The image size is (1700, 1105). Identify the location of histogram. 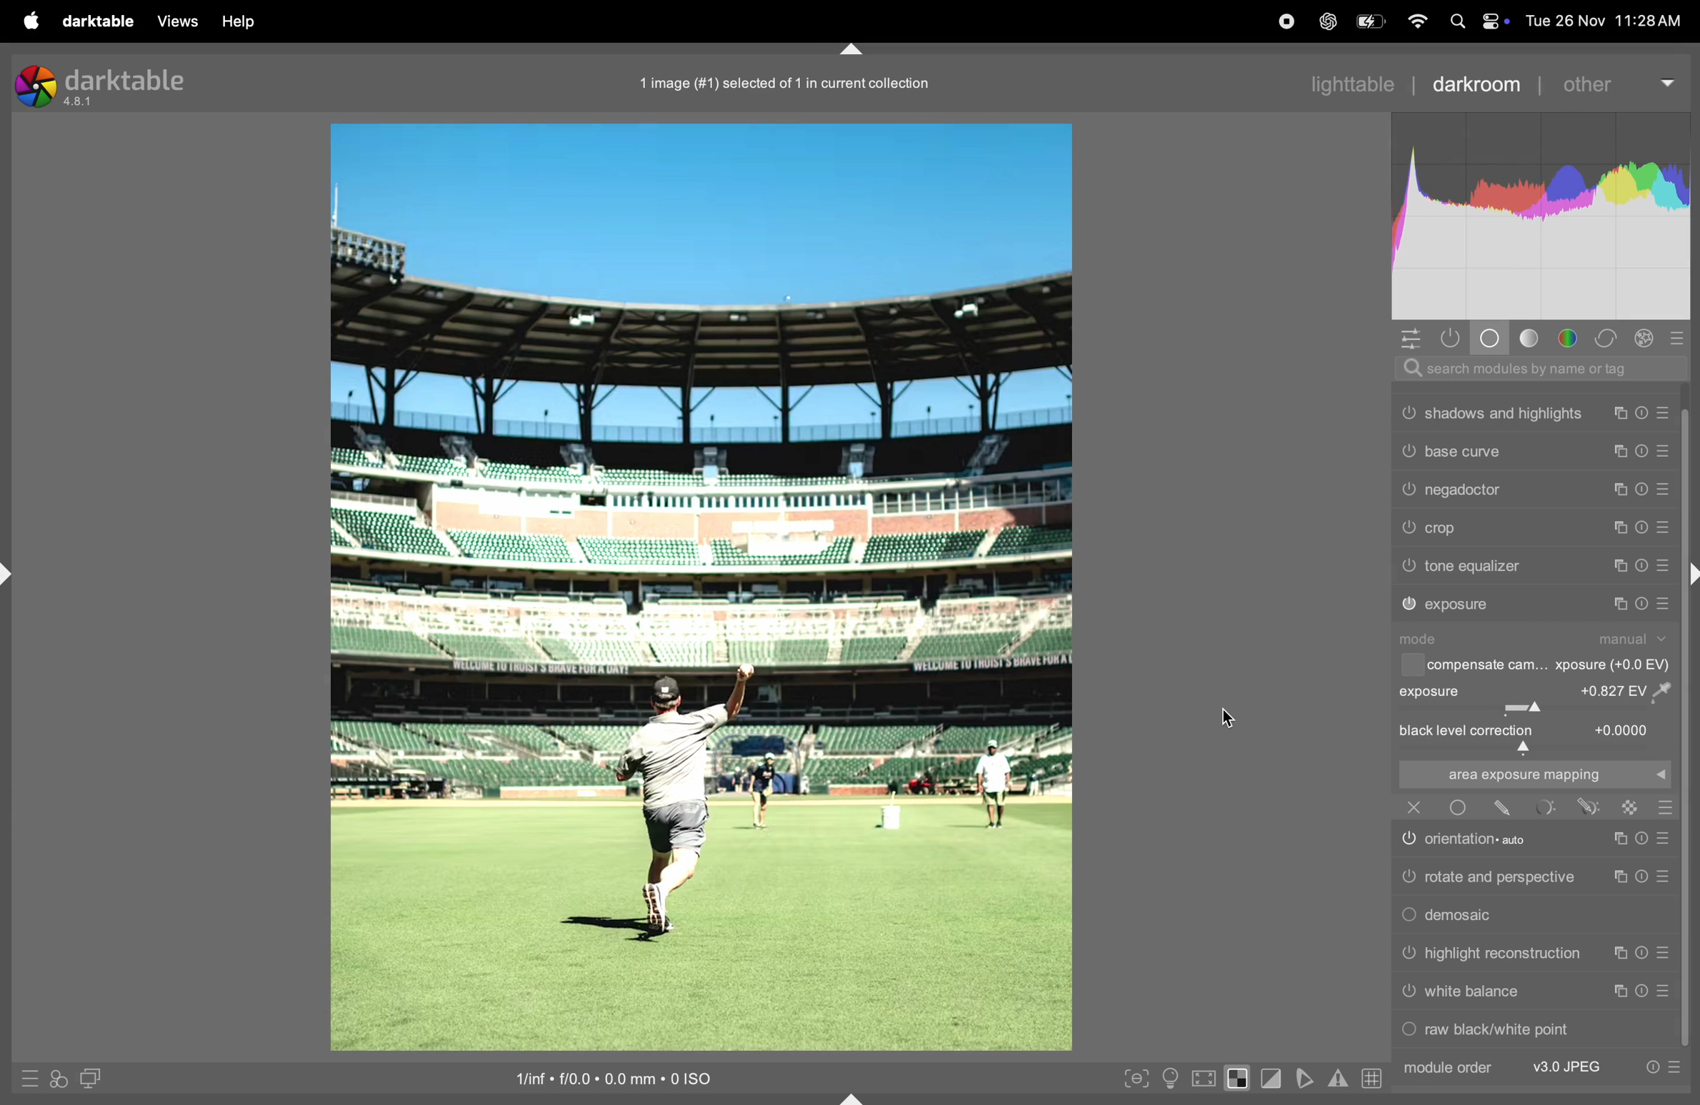
(1542, 216).